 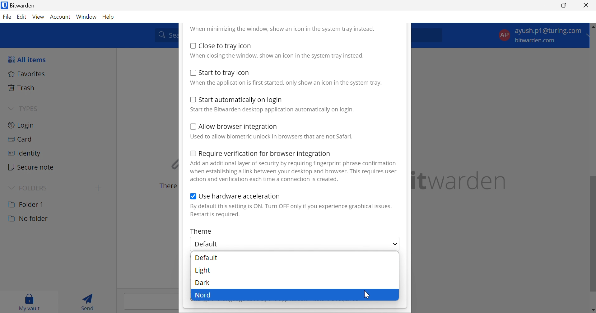 What do you see at coordinates (543, 5) in the screenshot?
I see `Minimize` at bounding box center [543, 5].